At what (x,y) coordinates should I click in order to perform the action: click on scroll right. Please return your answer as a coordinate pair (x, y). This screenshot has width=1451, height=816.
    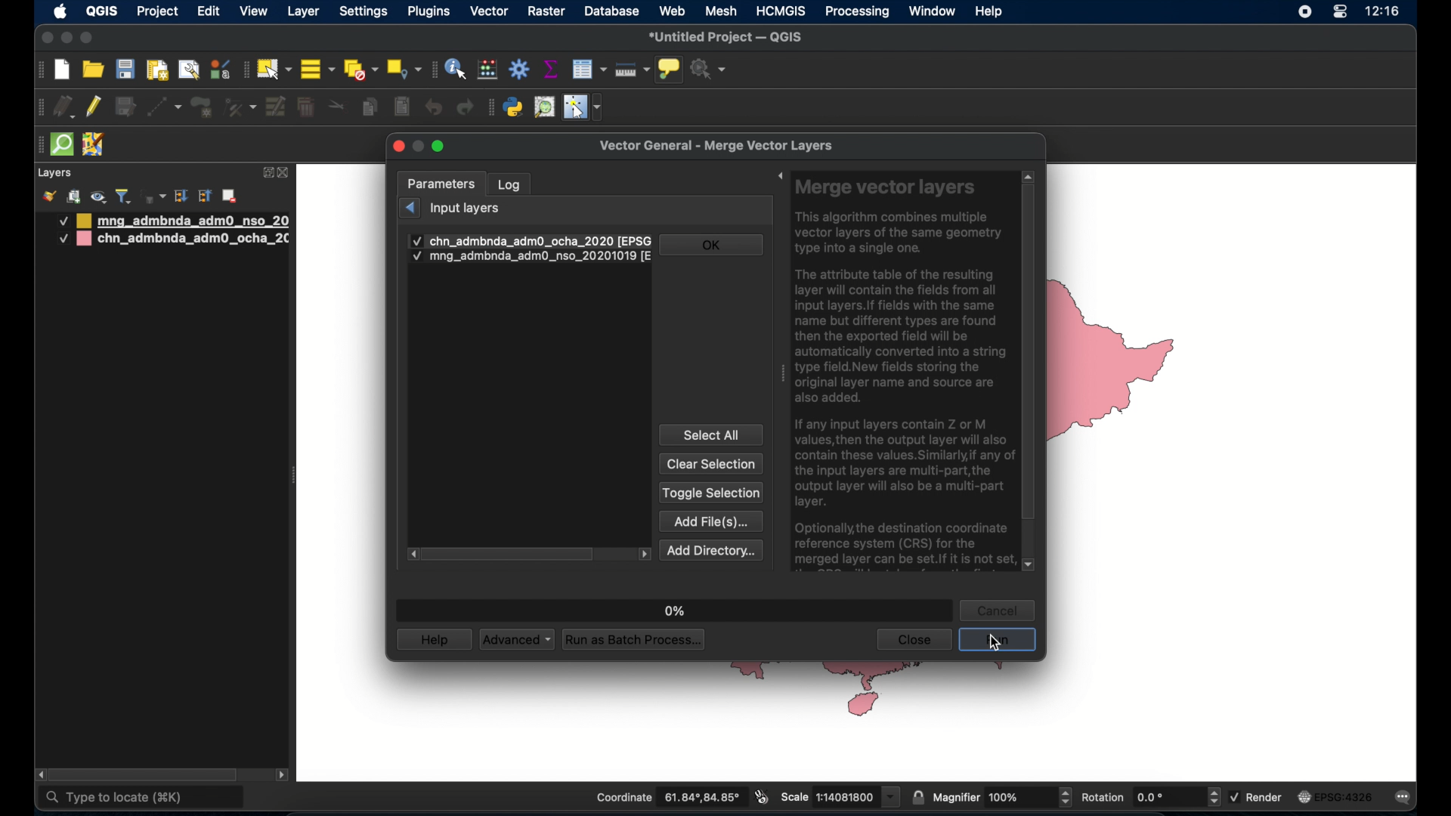
    Looking at the image, I should click on (410, 555).